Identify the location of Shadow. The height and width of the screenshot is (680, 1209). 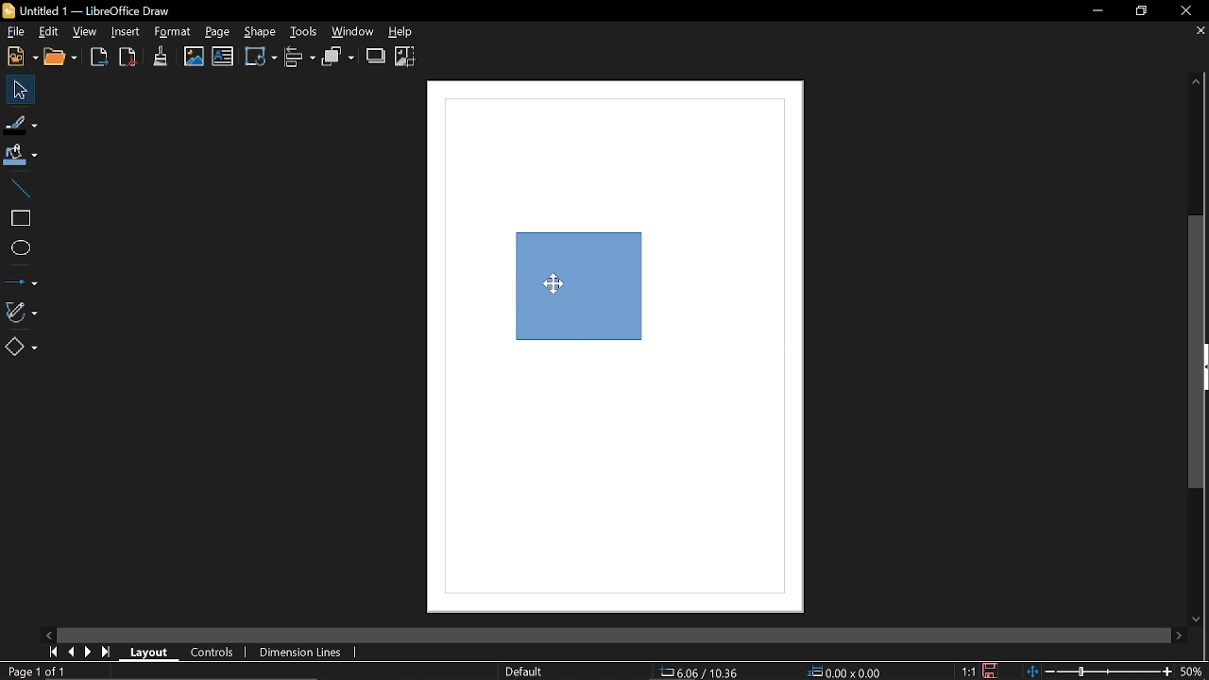
(376, 57).